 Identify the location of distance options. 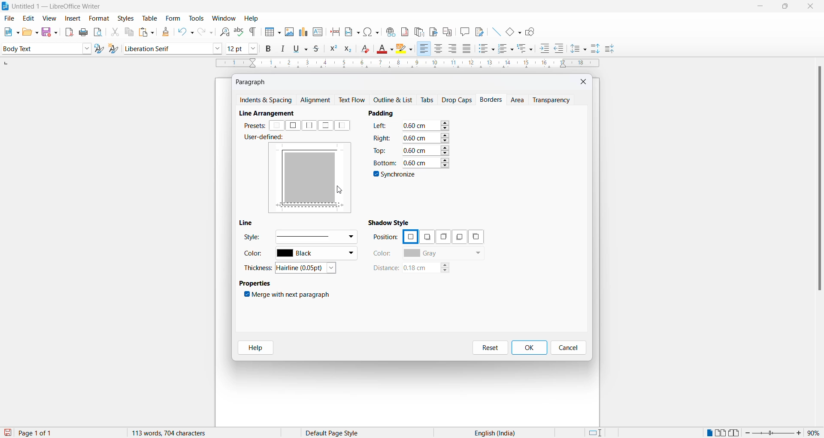
(430, 269).